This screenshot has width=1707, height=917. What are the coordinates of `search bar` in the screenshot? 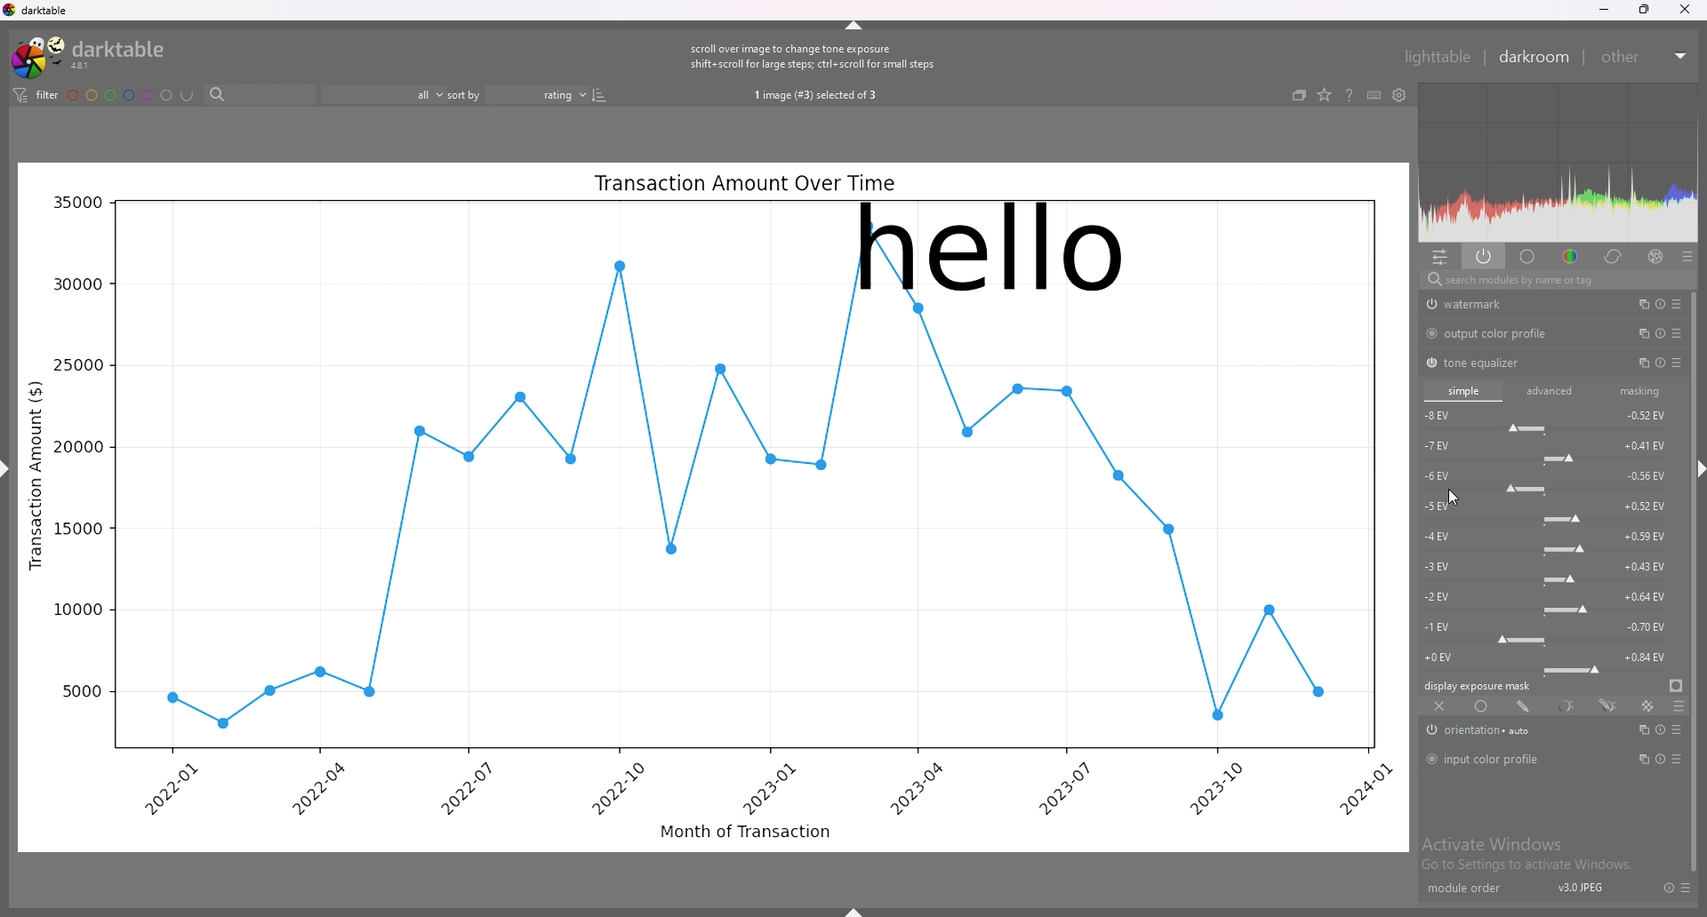 It's located at (261, 95).